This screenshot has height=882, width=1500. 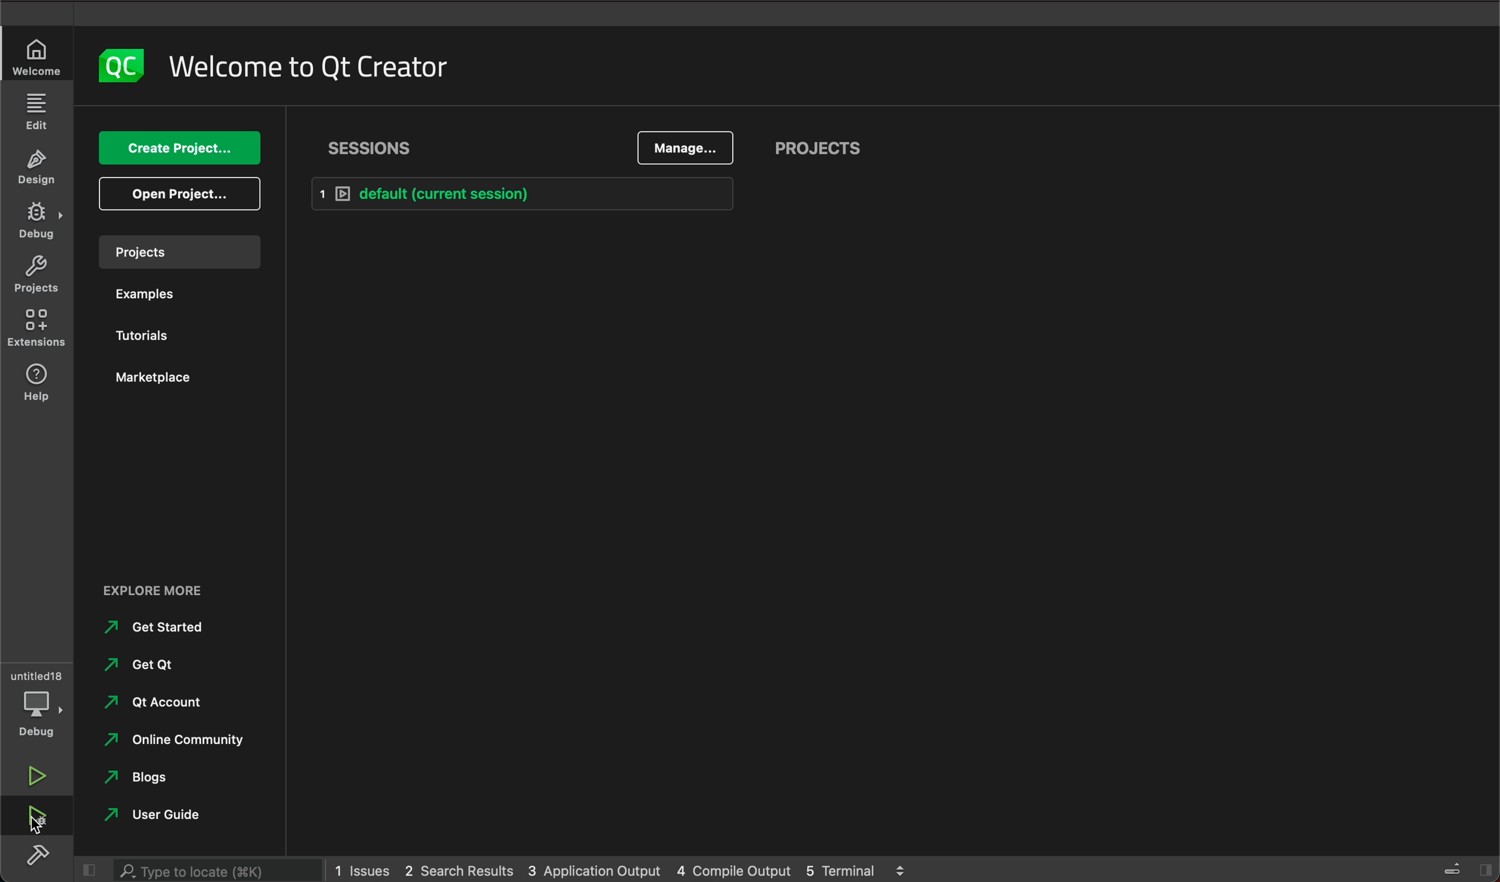 I want to click on run, so click(x=40, y=775).